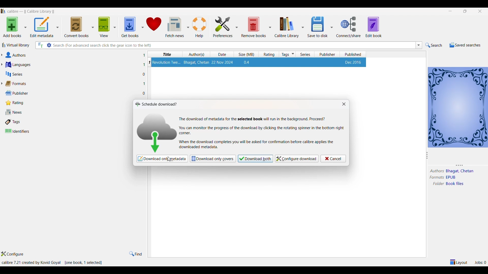 This screenshot has width=488, height=274. What do you see at coordinates (376, 27) in the screenshot?
I see `edit book` at bounding box center [376, 27].